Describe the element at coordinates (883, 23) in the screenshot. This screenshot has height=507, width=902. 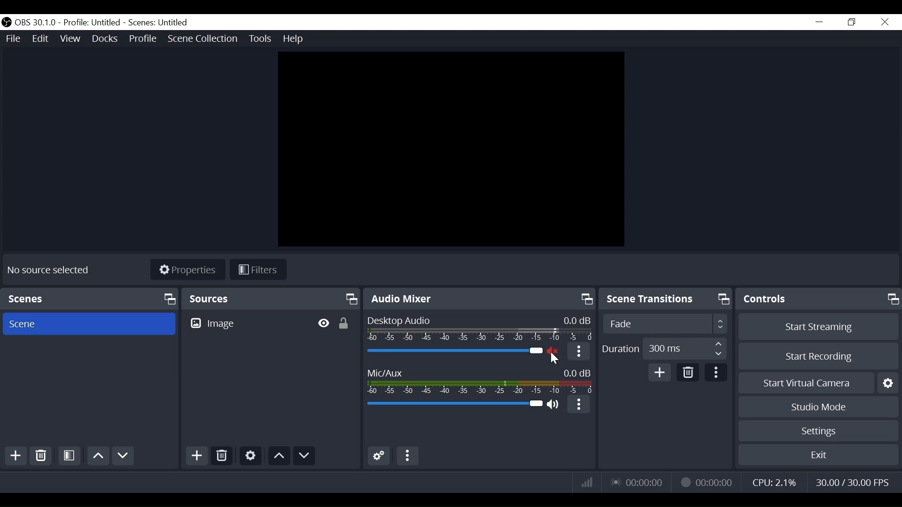
I see `Close` at that location.